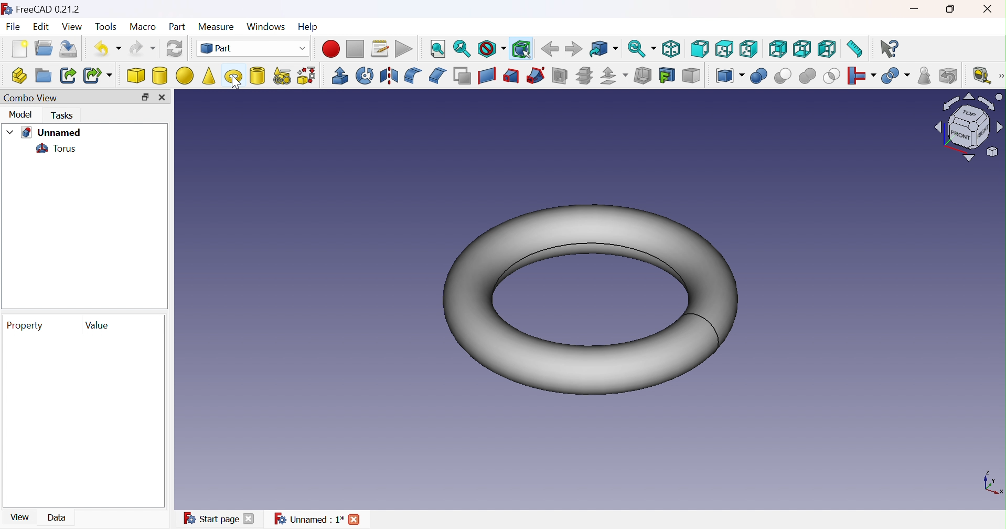 This screenshot has width=1006, height=529. What do you see at coordinates (689, 76) in the screenshot?
I see `Color per face` at bounding box center [689, 76].